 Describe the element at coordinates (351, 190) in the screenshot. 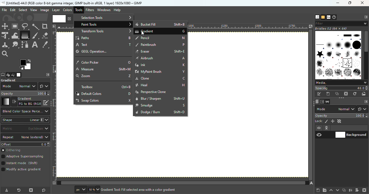

I see `Merge this layer with the first visible layer below it` at that location.